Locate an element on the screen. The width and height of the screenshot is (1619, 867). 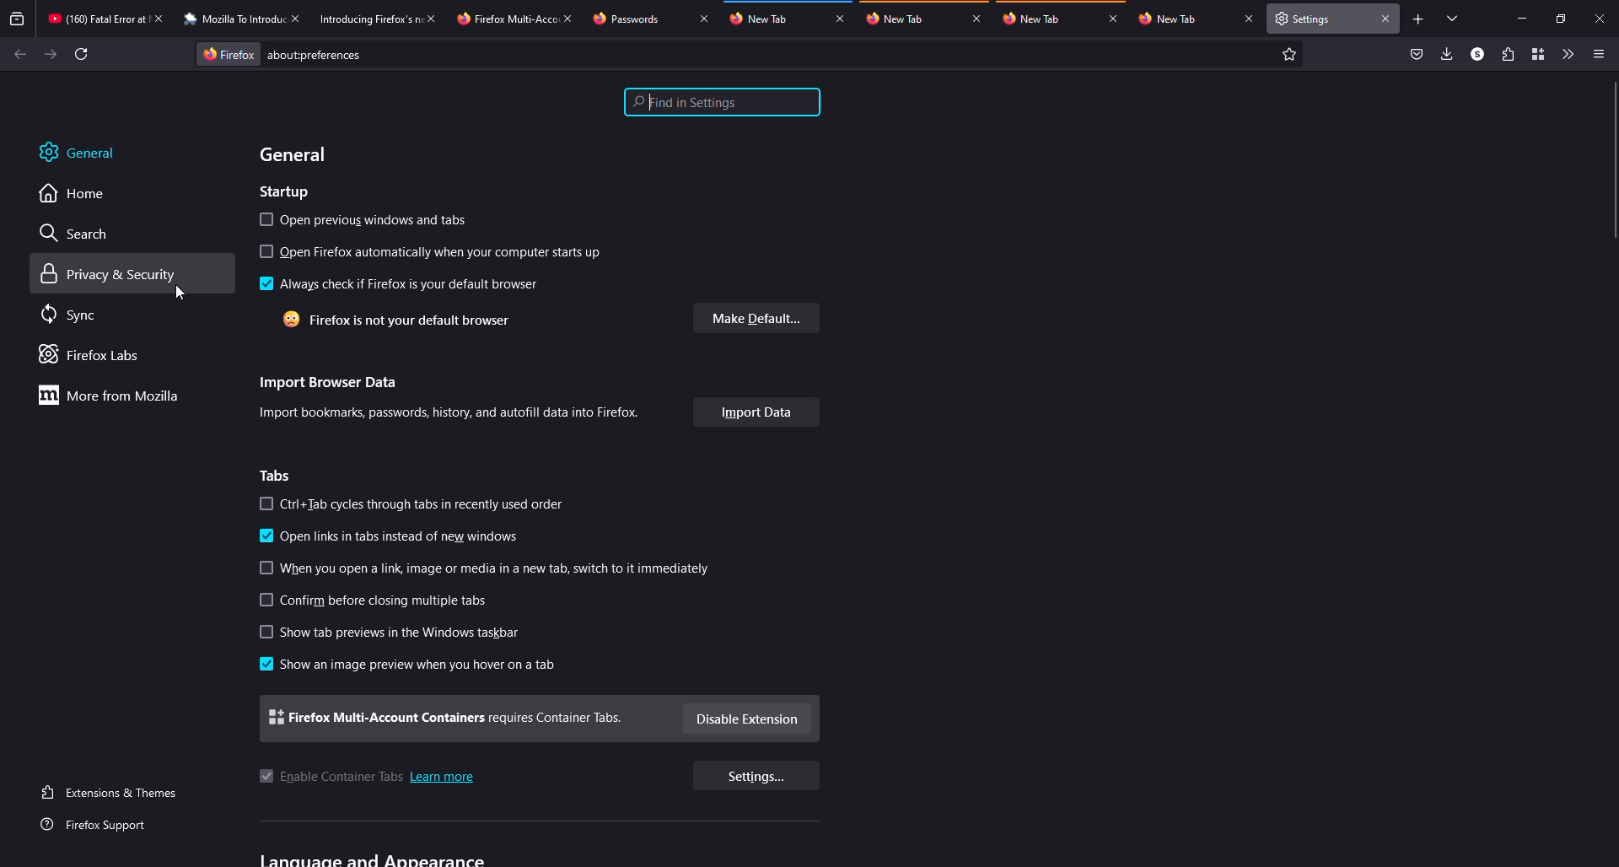
sync is located at coordinates (72, 312).